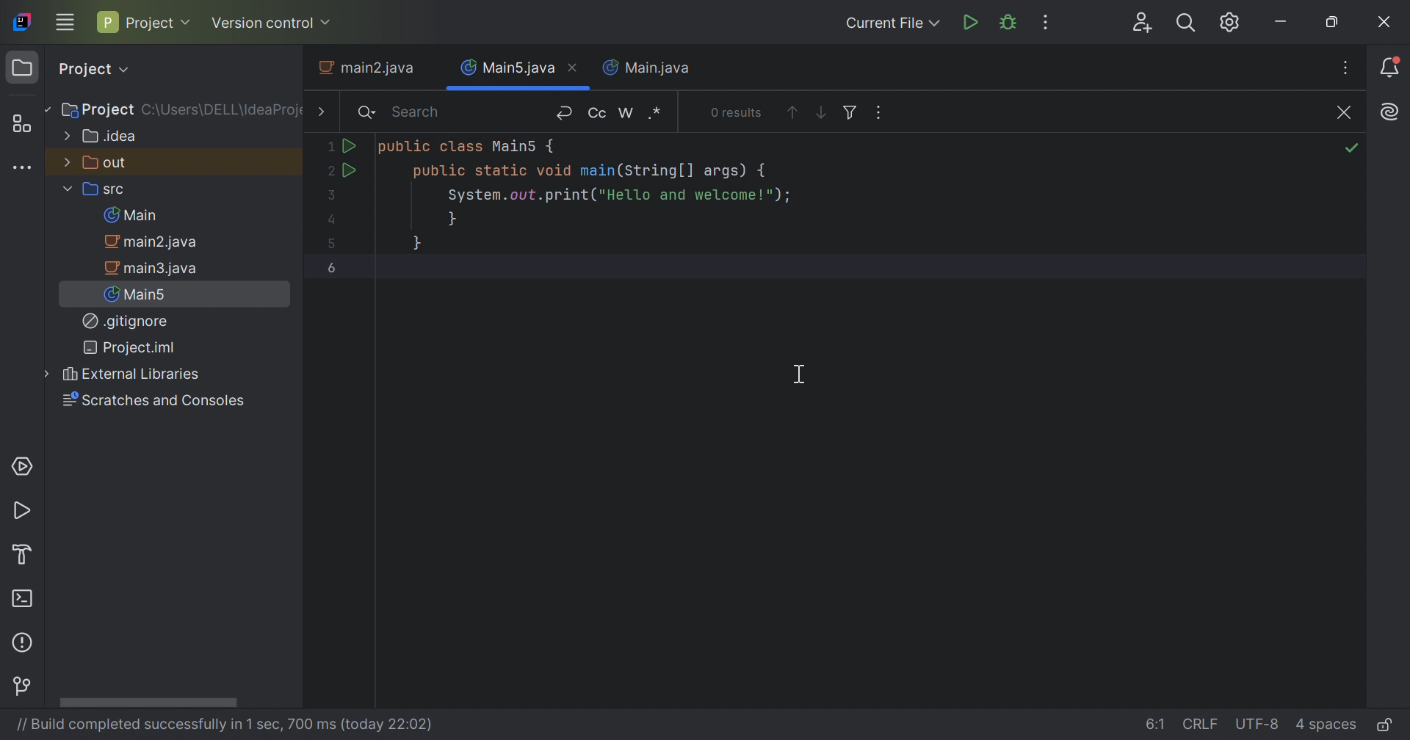  Describe the element at coordinates (801, 373) in the screenshot. I see `Cursor` at that location.